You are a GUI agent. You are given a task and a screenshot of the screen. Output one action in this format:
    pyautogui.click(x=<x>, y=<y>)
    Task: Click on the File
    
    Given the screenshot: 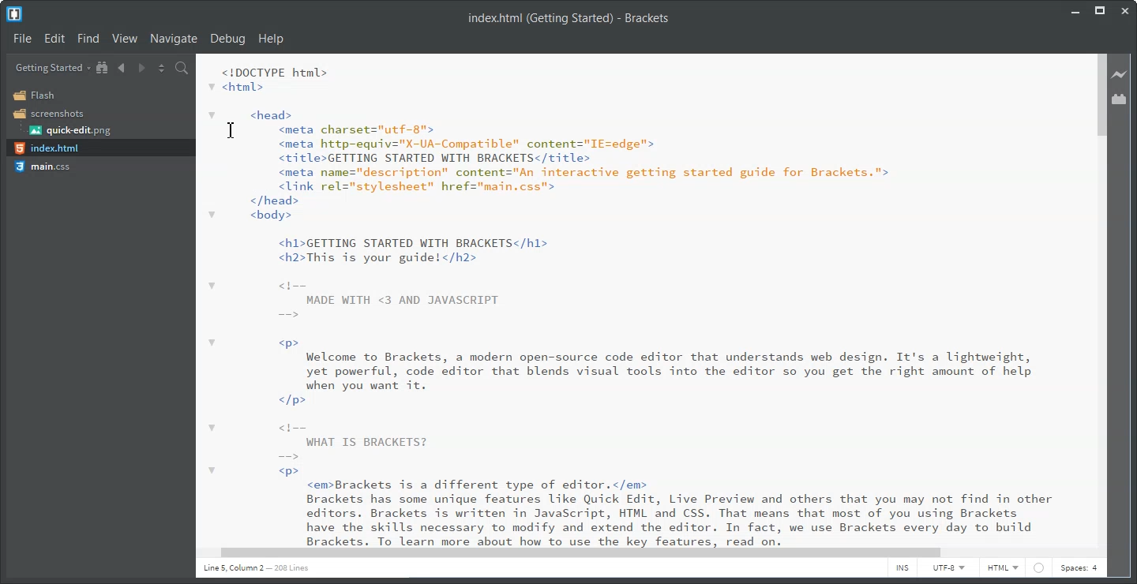 What is the action you would take?
    pyautogui.click(x=22, y=39)
    